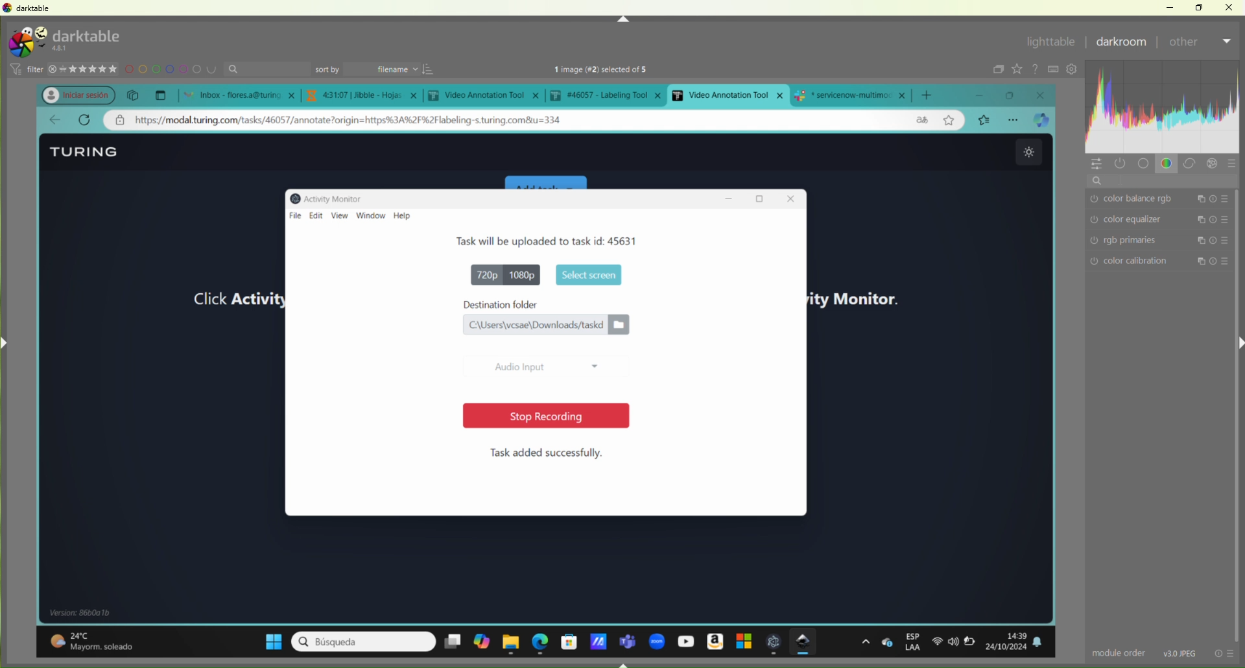  What do you see at coordinates (544, 364) in the screenshot?
I see `Audio input` at bounding box center [544, 364].